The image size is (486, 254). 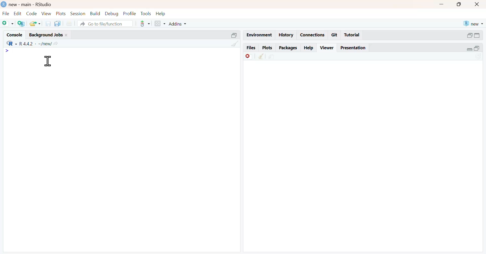 What do you see at coordinates (261, 56) in the screenshot?
I see `clear all viewer items` at bounding box center [261, 56].